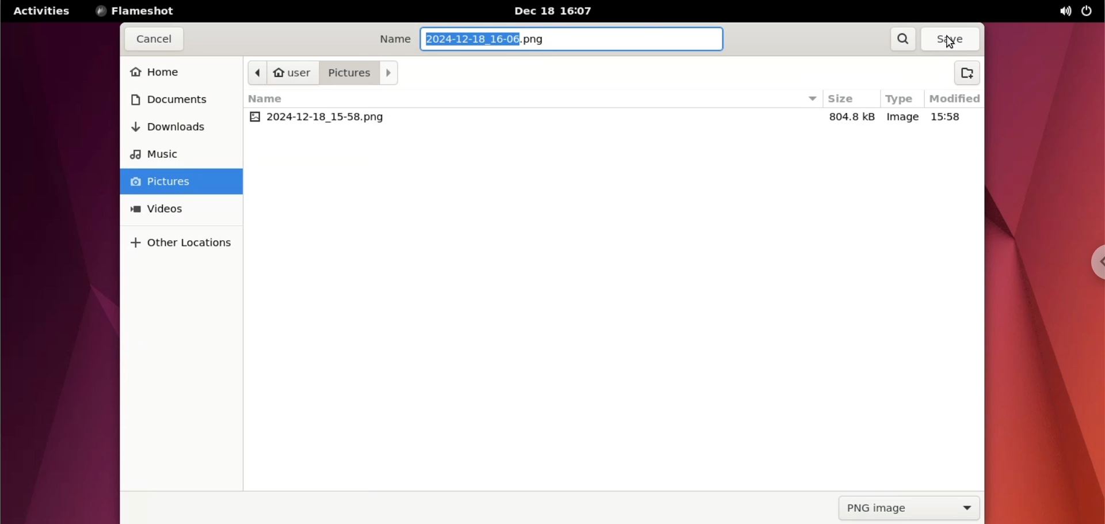  Describe the element at coordinates (971, 75) in the screenshot. I see `new folder button` at that location.